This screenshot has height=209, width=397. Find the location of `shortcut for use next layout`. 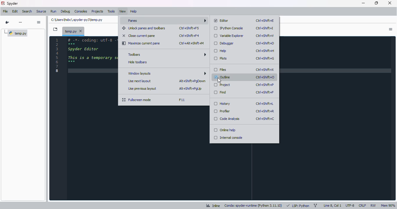

shortcut for use next layout is located at coordinates (192, 81).